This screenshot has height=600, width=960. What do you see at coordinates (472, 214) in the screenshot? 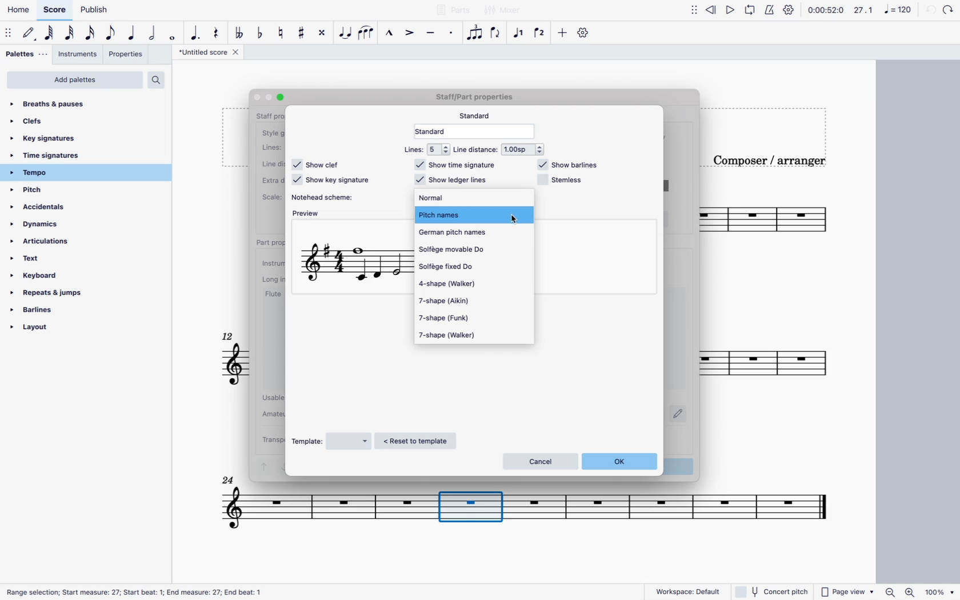
I see `pitch names` at bounding box center [472, 214].